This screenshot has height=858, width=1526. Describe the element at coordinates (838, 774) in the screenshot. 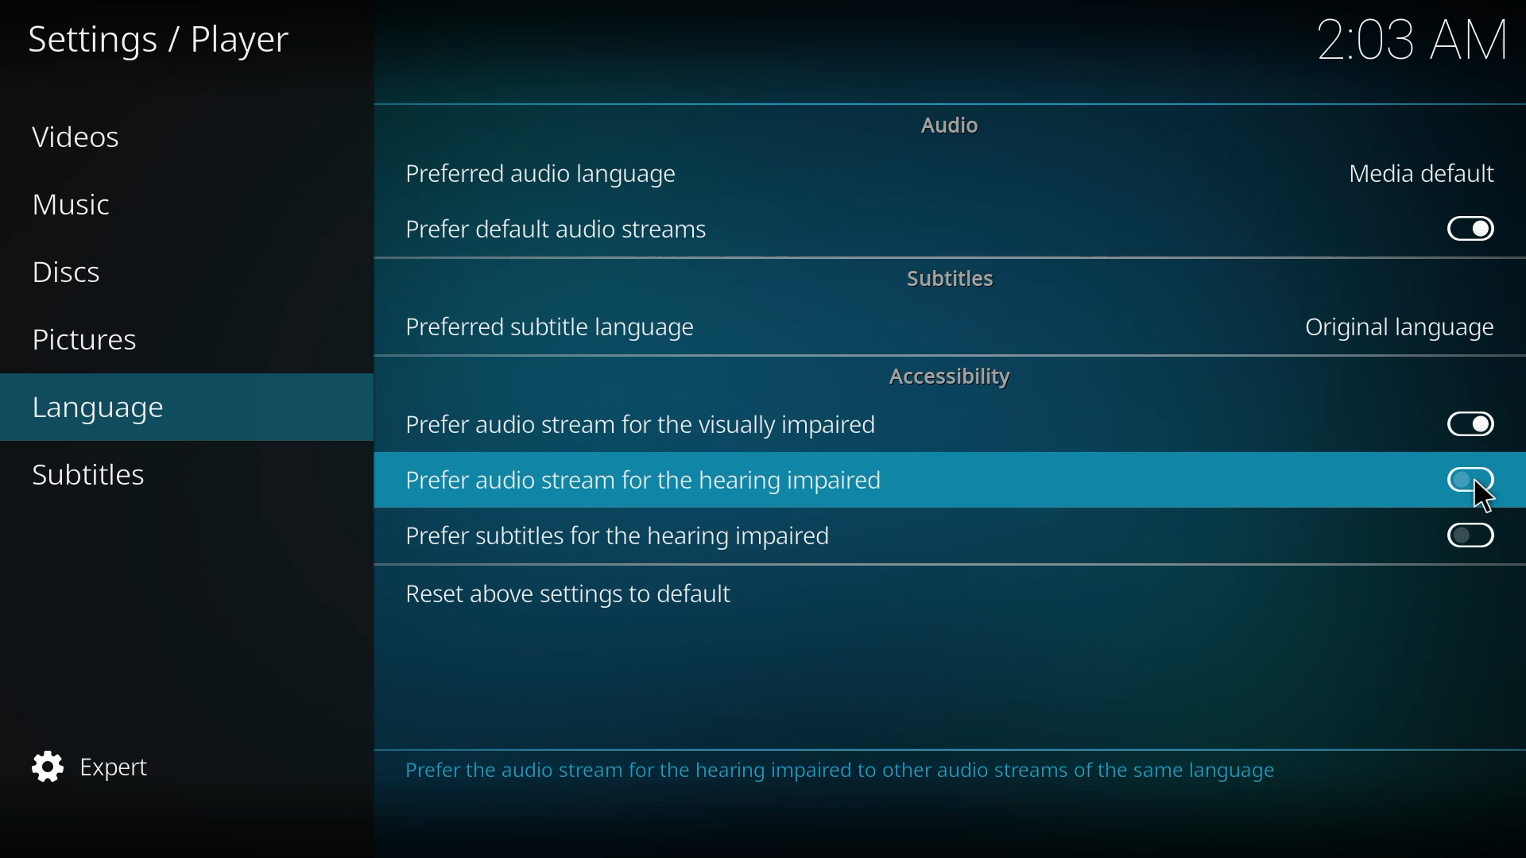

I see `info` at that location.